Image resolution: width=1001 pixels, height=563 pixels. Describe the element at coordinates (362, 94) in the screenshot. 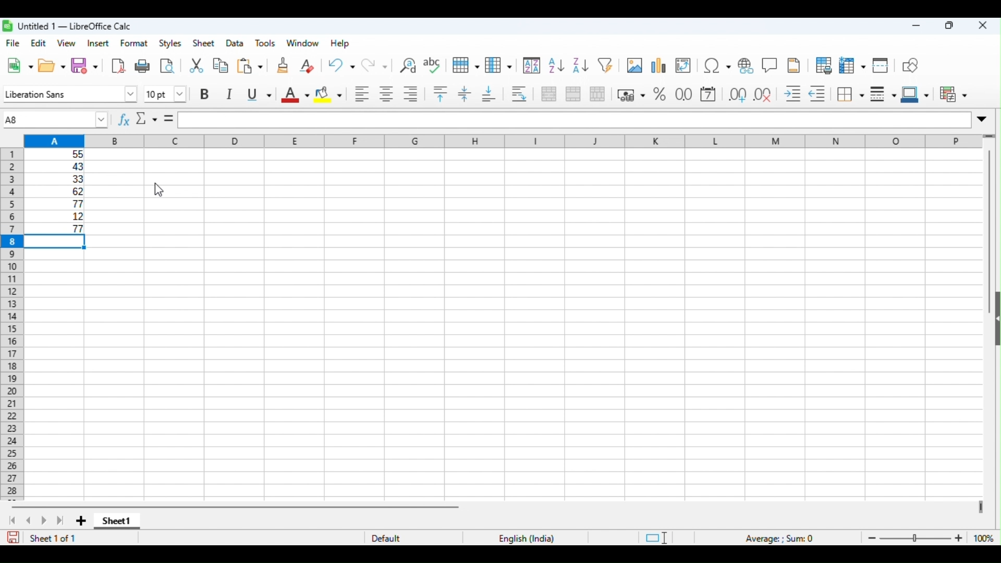

I see `align left` at that location.